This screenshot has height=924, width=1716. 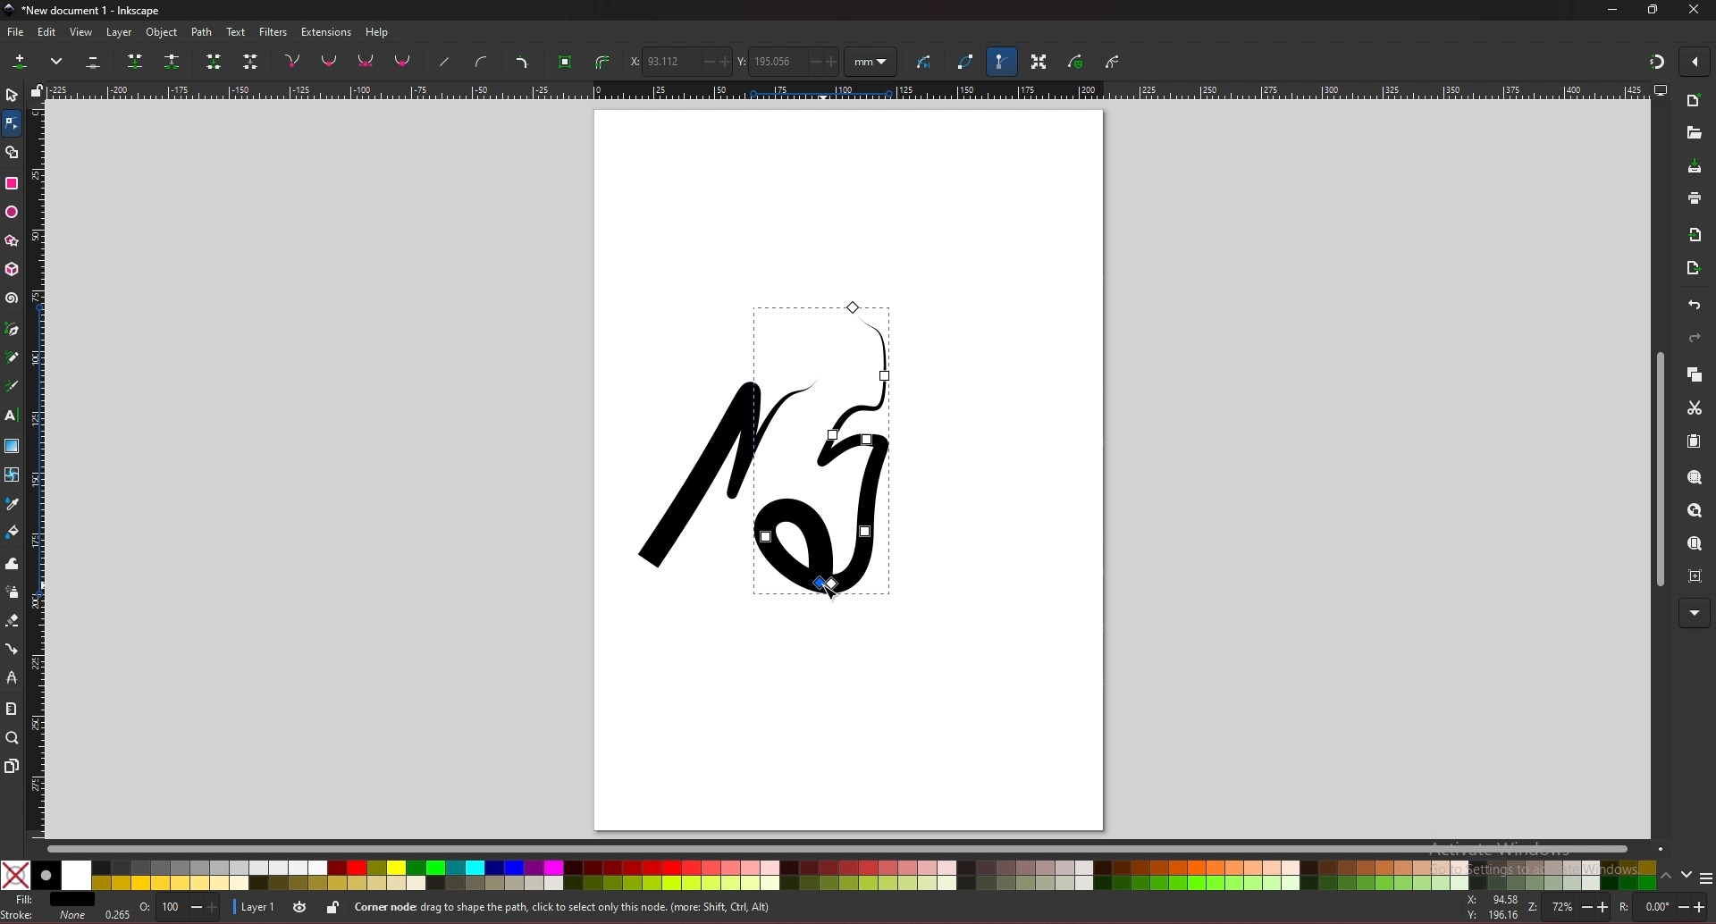 What do you see at coordinates (23, 60) in the screenshot?
I see `add node` at bounding box center [23, 60].